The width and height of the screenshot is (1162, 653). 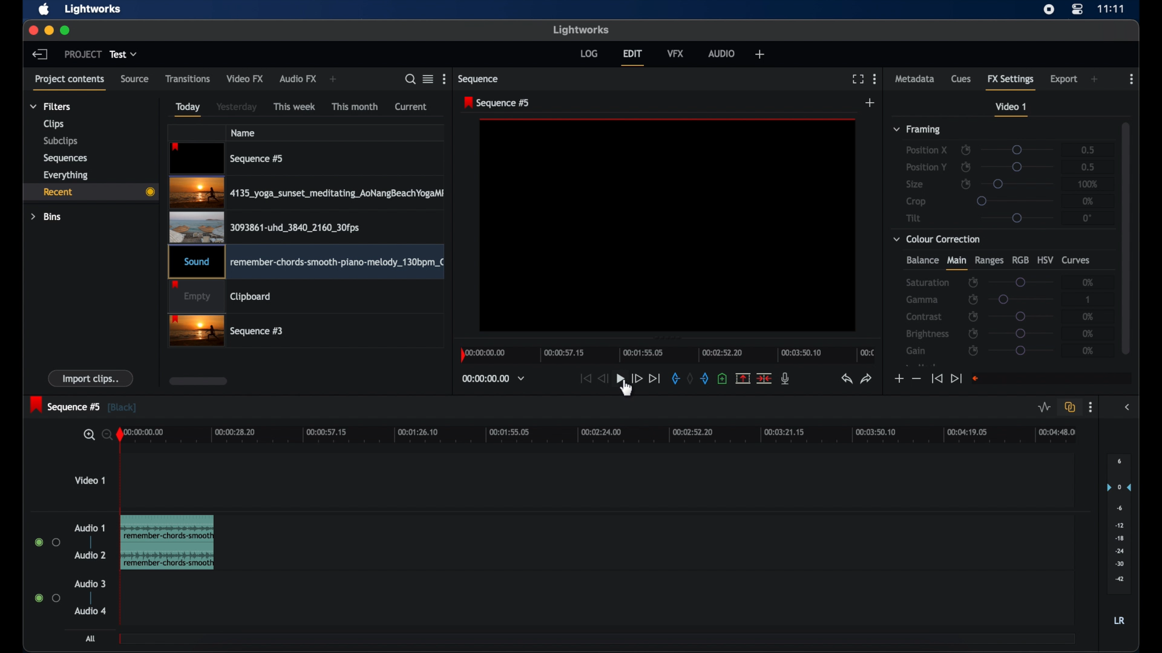 I want to click on slider, so click(x=1018, y=150).